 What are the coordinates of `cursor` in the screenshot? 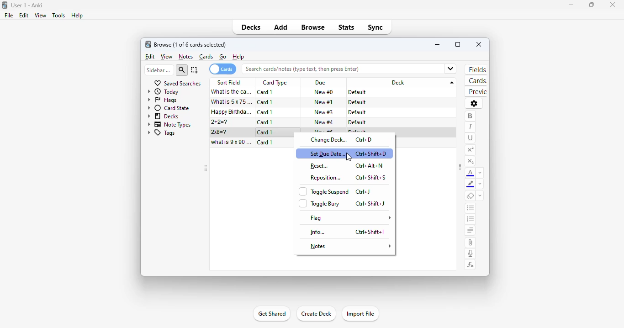 It's located at (349, 158).